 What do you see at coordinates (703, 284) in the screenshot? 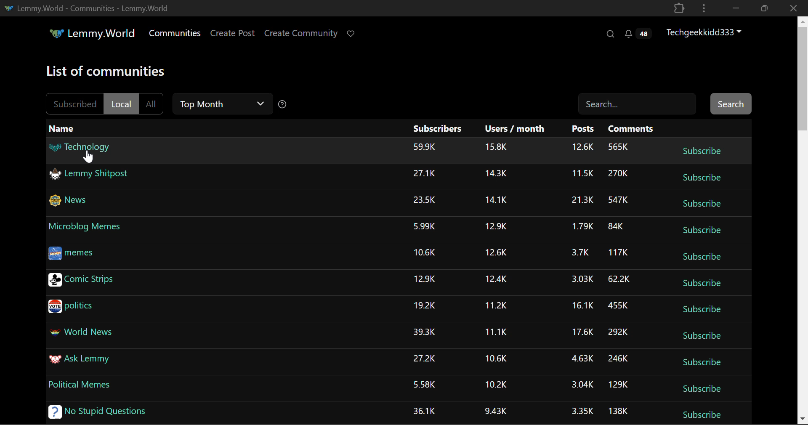
I see `Subscribe` at bounding box center [703, 284].